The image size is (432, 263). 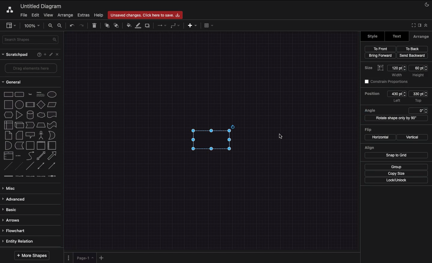 What do you see at coordinates (18, 231) in the screenshot?
I see `Flowchart` at bounding box center [18, 231].